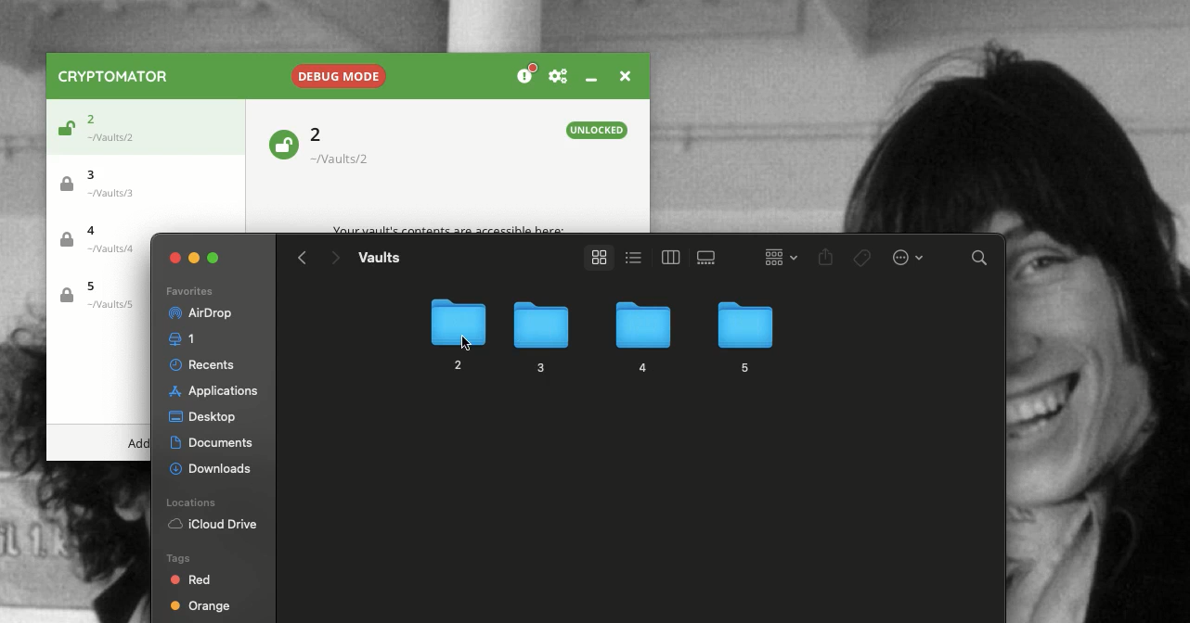 The height and width of the screenshot is (623, 1190). I want to click on Vault 3, so click(106, 182).